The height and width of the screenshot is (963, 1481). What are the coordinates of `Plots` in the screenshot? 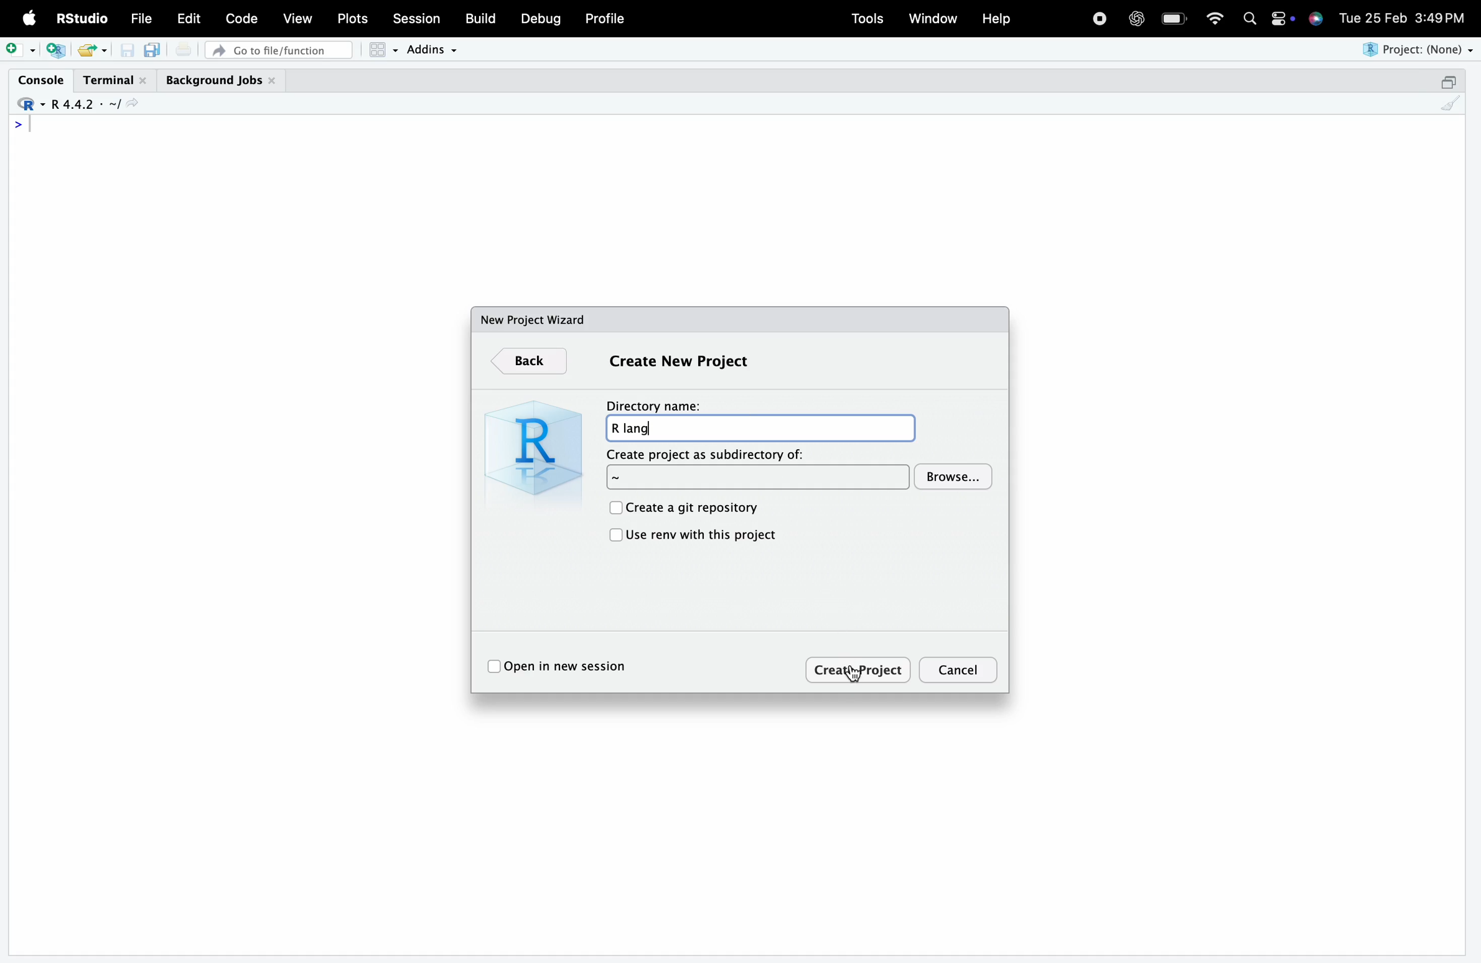 It's located at (351, 19).